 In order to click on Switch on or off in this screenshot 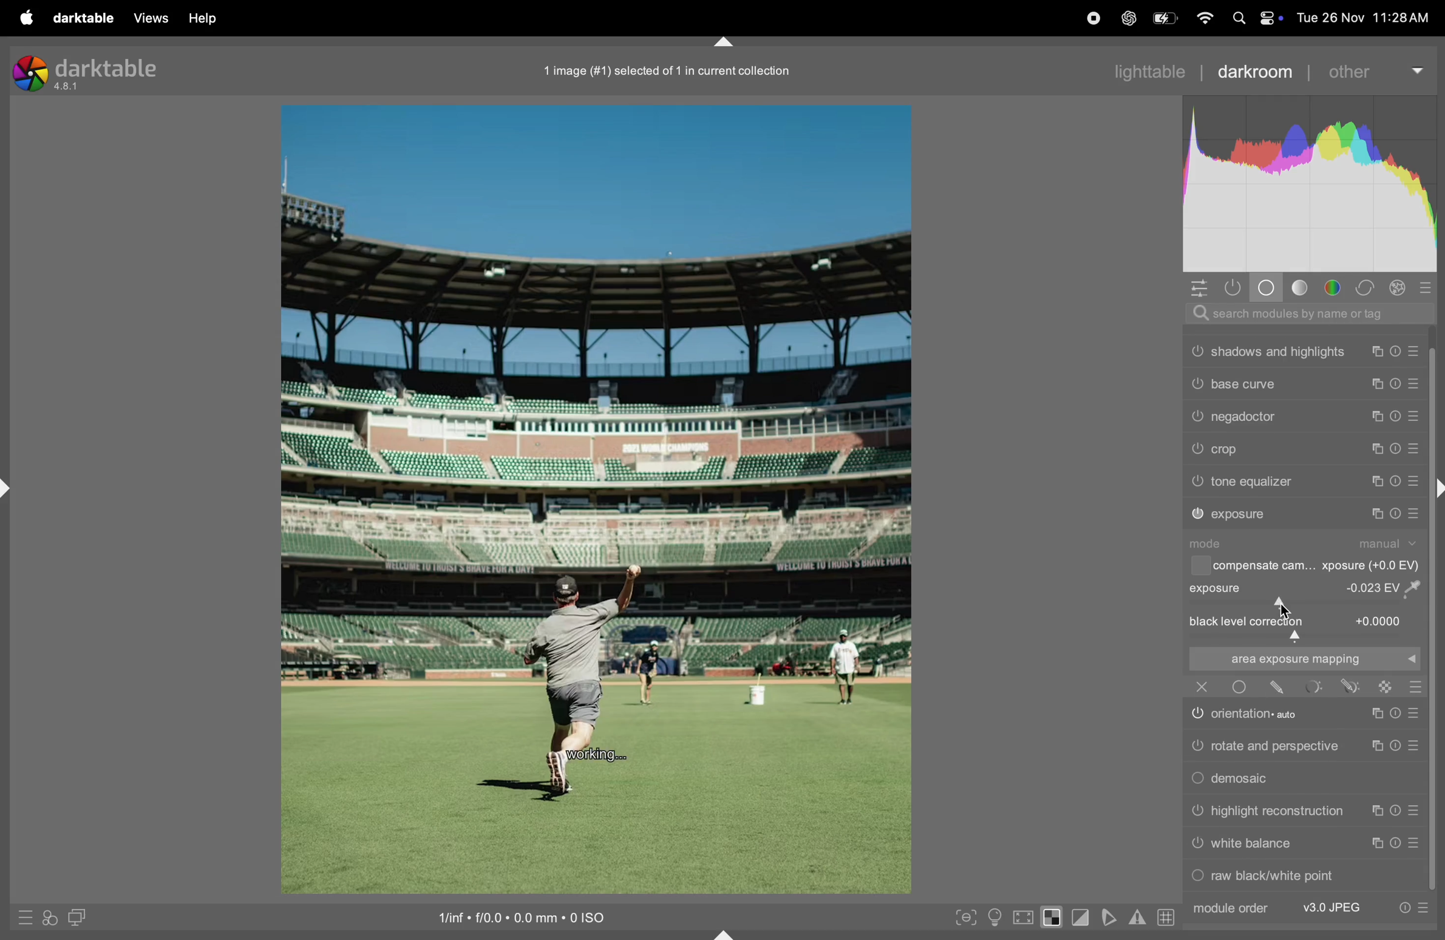, I will do `click(1239, 687)`.